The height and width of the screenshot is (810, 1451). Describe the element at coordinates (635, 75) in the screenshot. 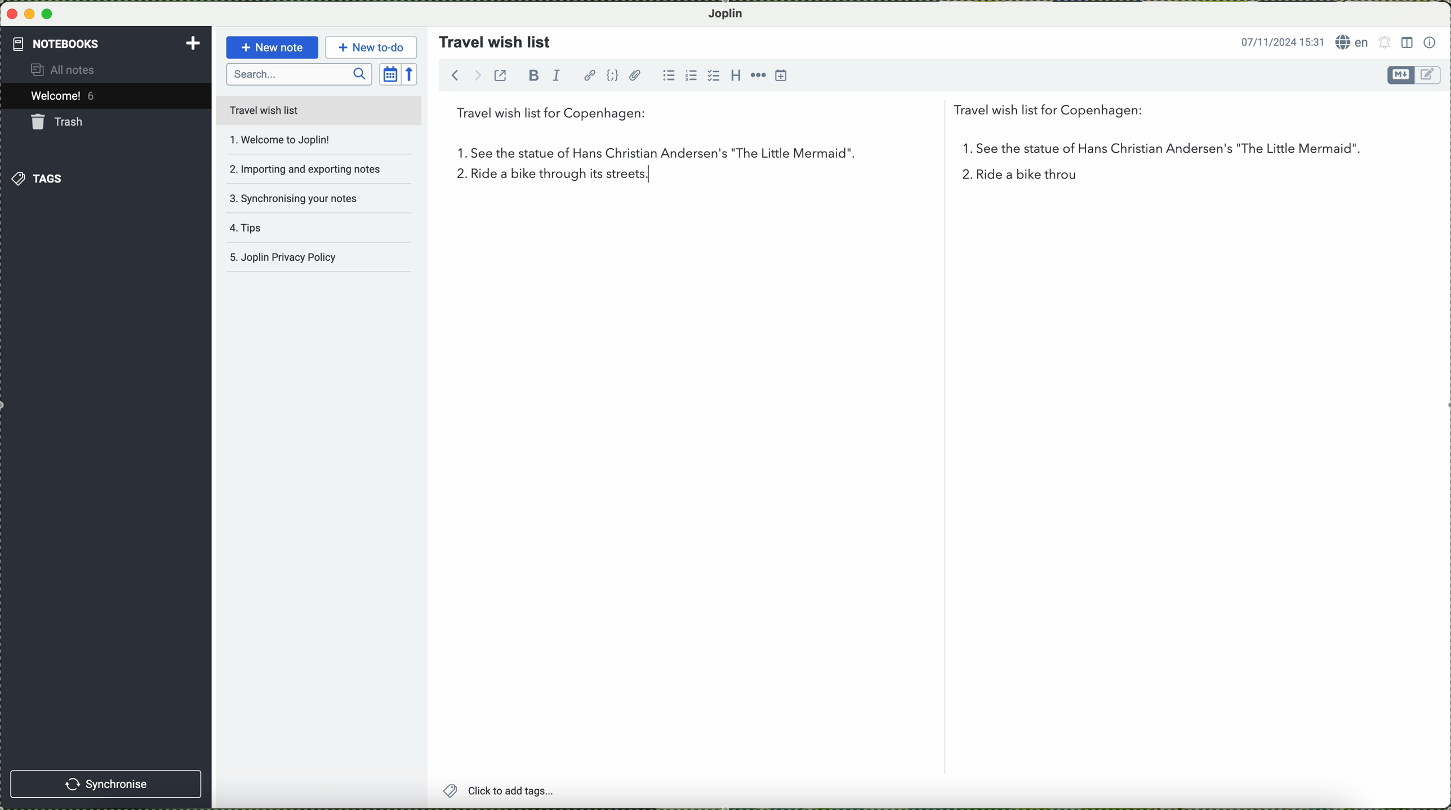

I see `attach file` at that location.